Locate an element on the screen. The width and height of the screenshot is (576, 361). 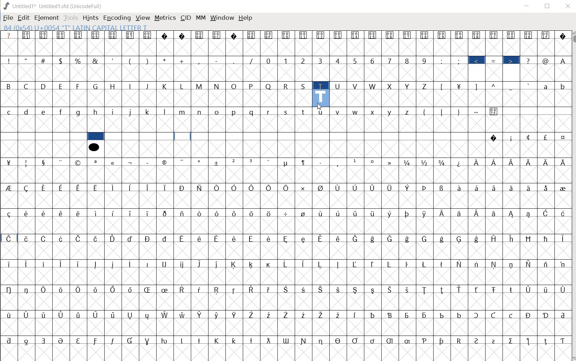
K is located at coordinates (166, 85).